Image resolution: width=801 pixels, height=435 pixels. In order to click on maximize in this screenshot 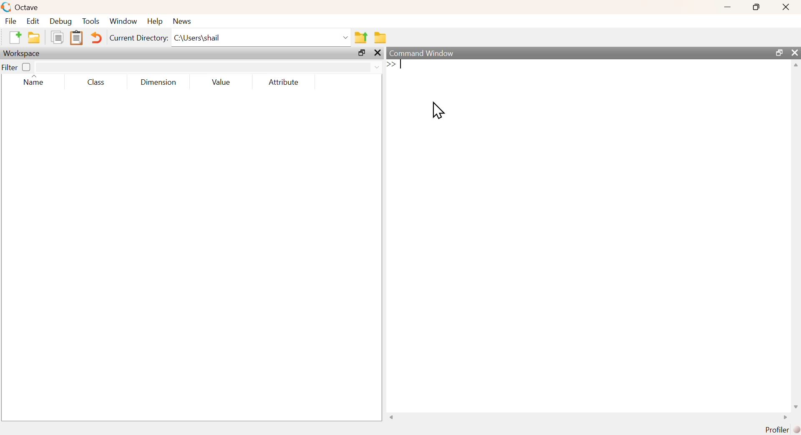, I will do `click(757, 7)`.